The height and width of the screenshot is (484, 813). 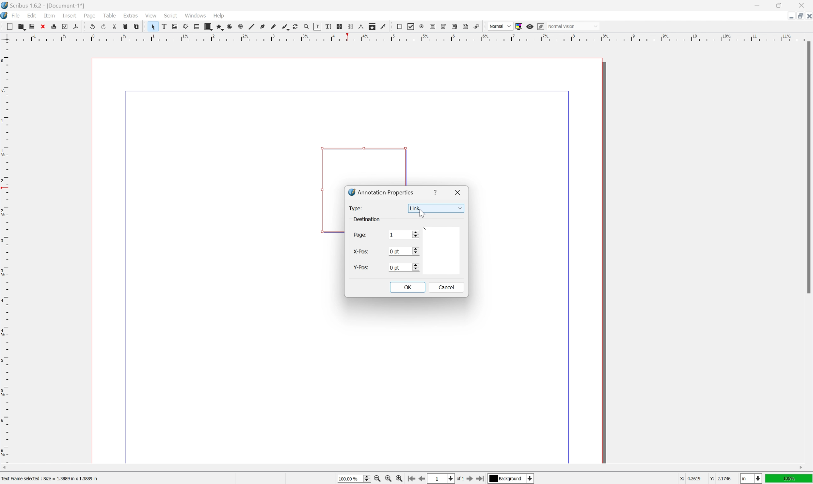 What do you see at coordinates (230, 26) in the screenshot?
I see `arc` at bounding box center [230, 26].